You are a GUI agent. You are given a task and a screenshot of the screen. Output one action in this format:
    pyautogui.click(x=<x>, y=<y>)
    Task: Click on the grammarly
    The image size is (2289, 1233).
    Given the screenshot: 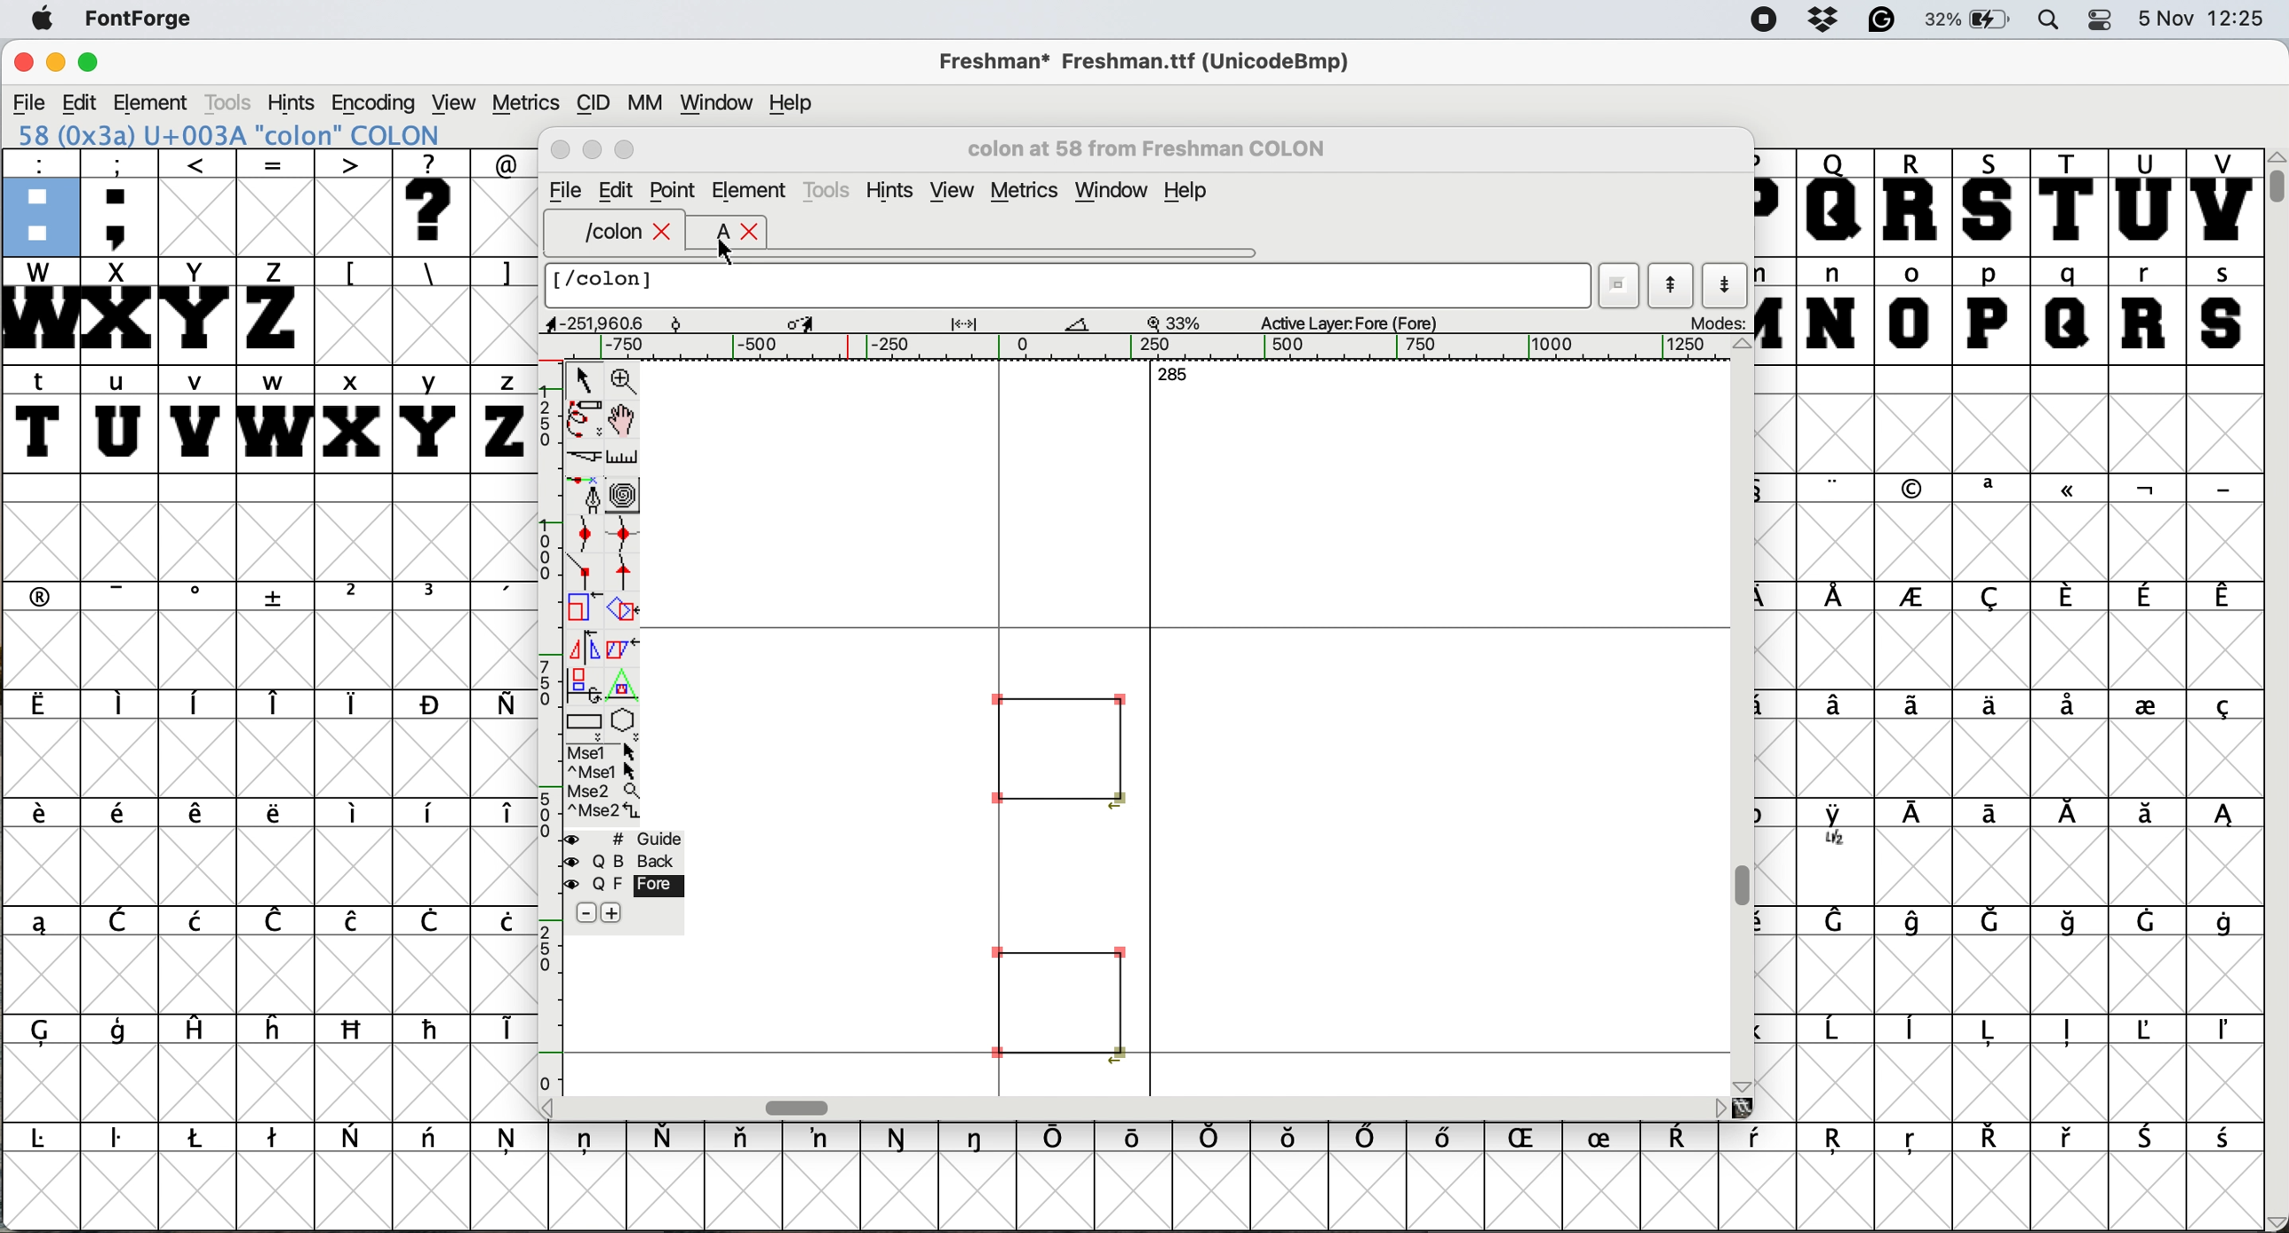 What is the action you would take?
    pyautogui.click(x=1886, y=22)
    